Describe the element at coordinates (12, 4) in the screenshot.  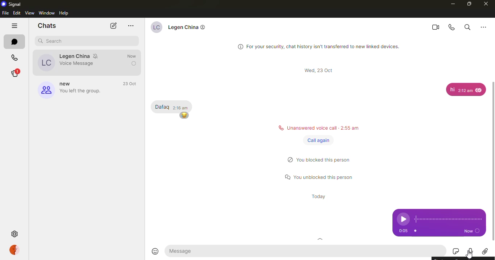
I see `signal` at that location.